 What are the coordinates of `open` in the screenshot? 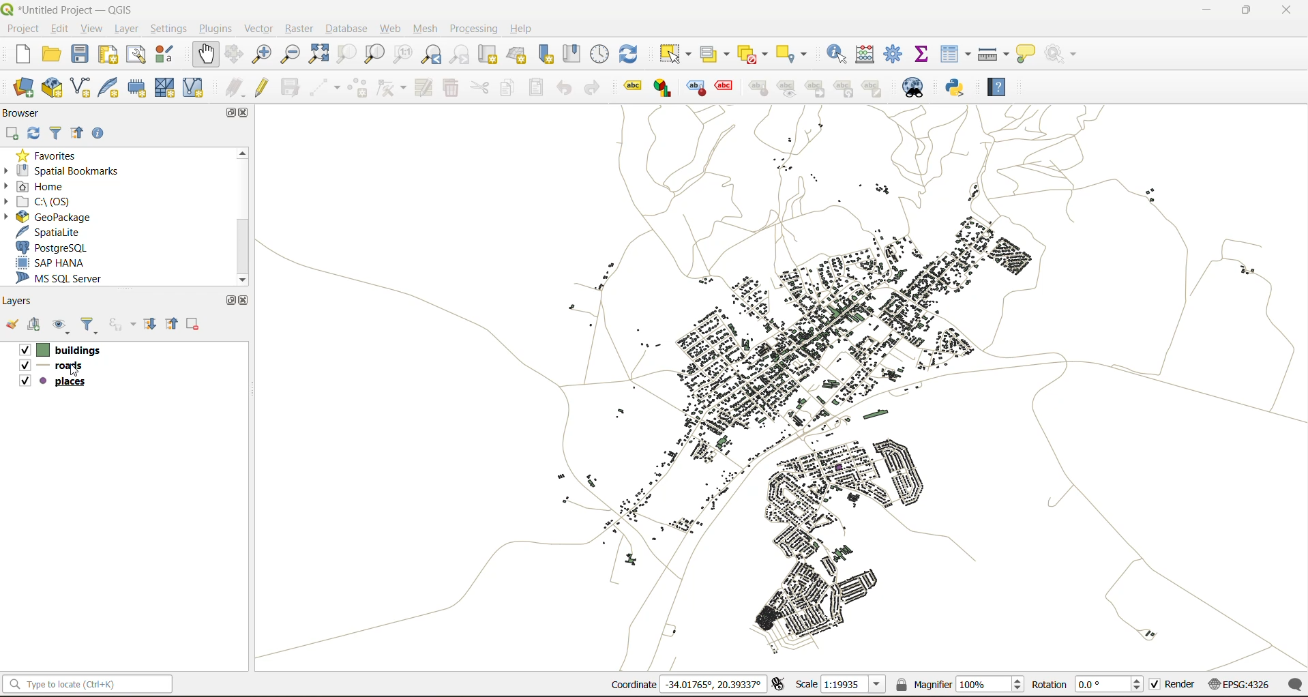 It's located at (49, 55).